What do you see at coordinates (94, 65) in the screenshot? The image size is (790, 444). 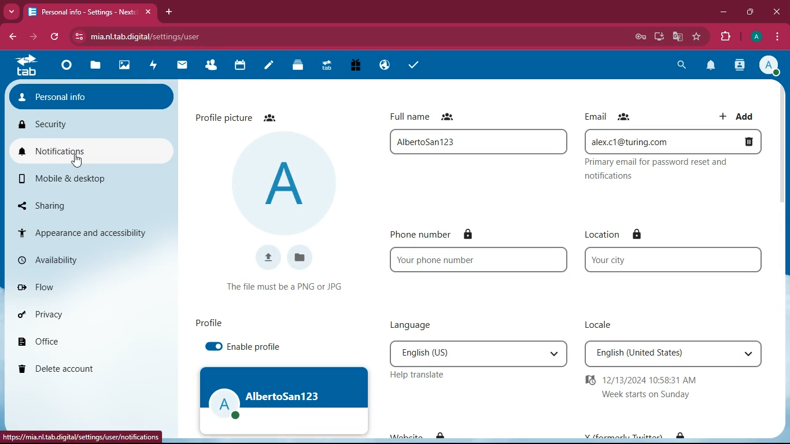 I see `file` at bounding box center [94, 65].